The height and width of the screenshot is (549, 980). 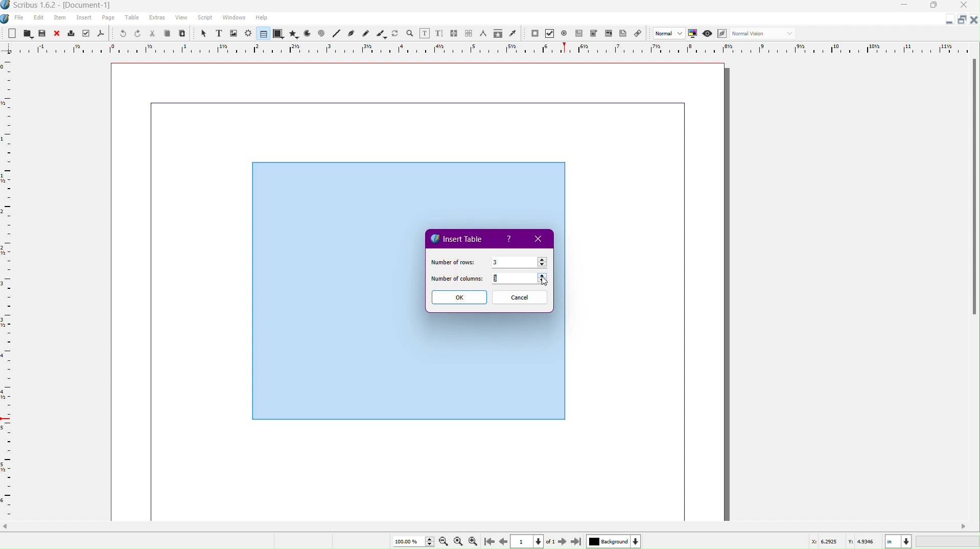 I want to click on OK, so click(x=458, y=298).